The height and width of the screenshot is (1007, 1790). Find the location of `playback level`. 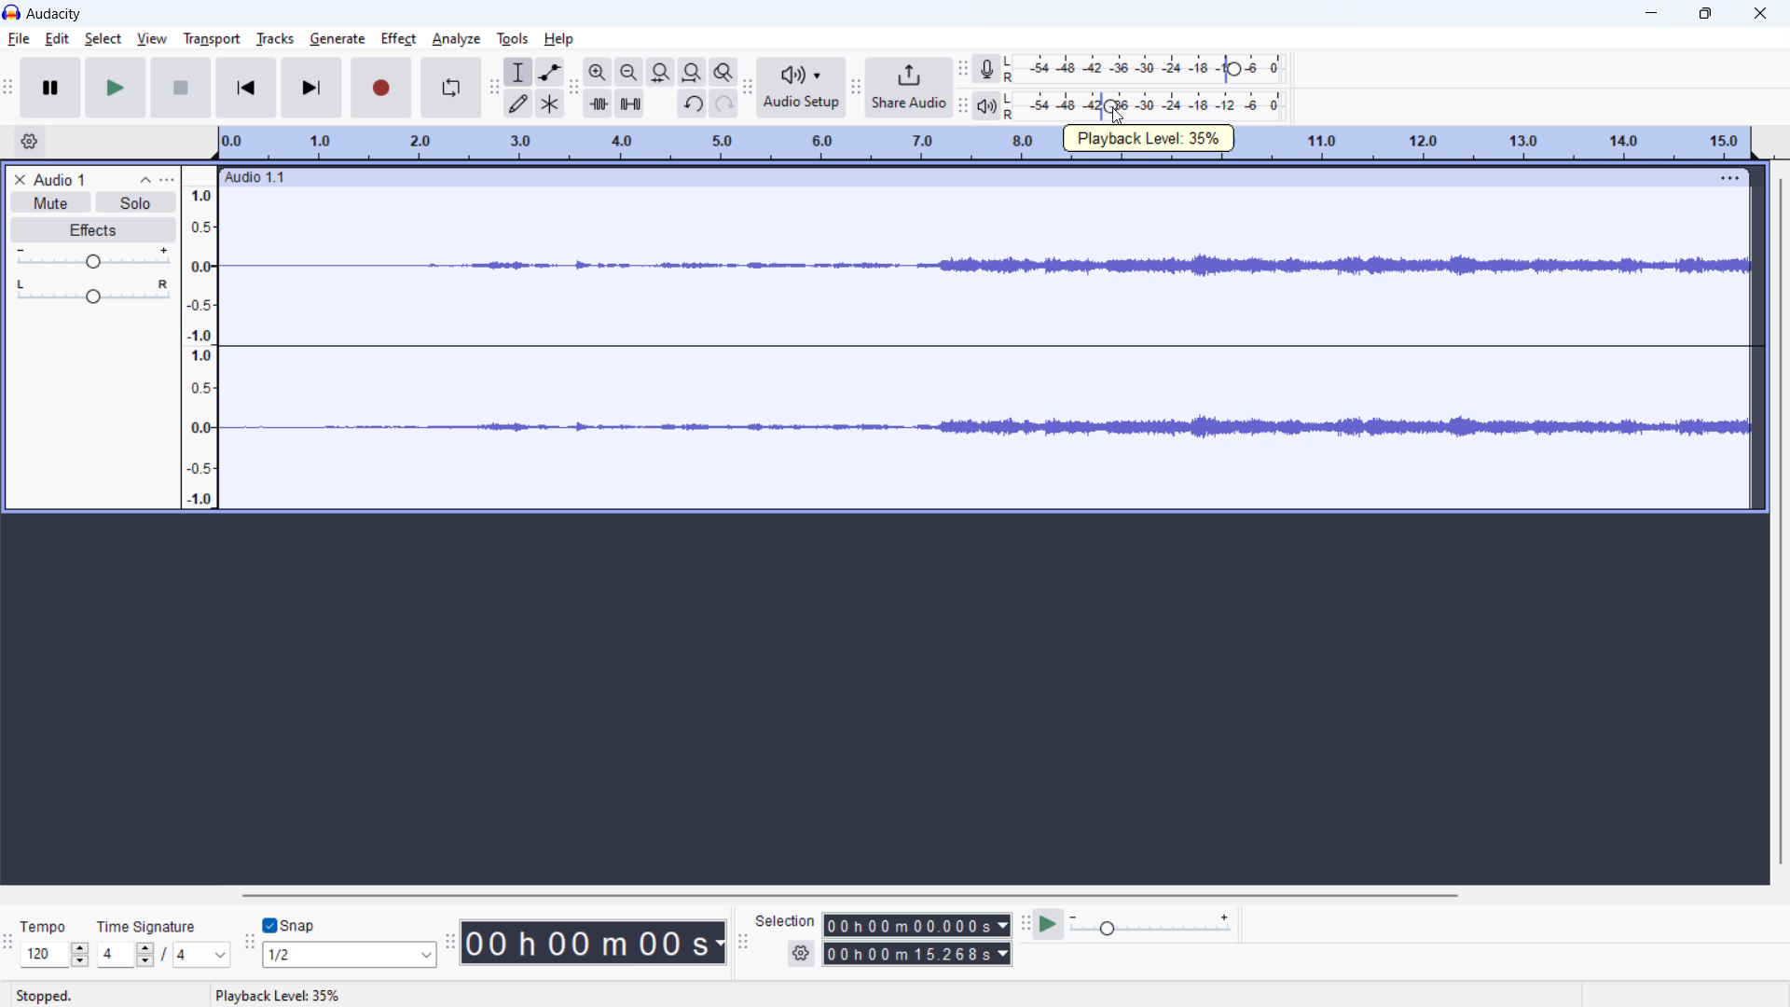

playback level is located at coordinates (1144, 104).